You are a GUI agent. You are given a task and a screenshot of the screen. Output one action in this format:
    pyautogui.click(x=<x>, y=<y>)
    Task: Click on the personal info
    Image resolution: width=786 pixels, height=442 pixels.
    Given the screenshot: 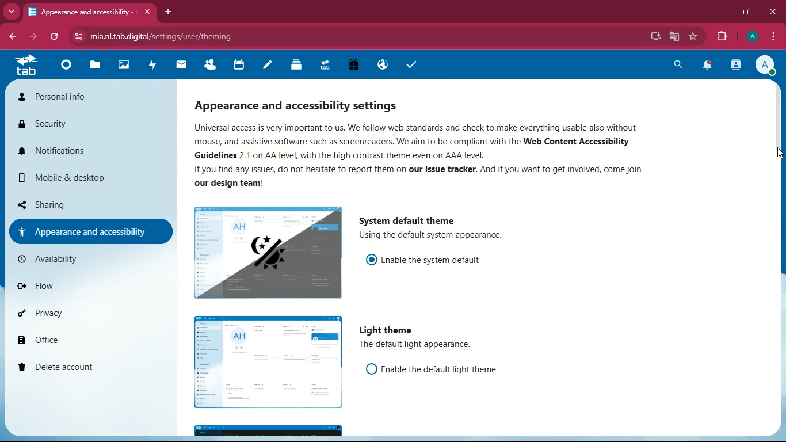 What is the action you would take?
    pyautogui.click(x=75, y=96)
    